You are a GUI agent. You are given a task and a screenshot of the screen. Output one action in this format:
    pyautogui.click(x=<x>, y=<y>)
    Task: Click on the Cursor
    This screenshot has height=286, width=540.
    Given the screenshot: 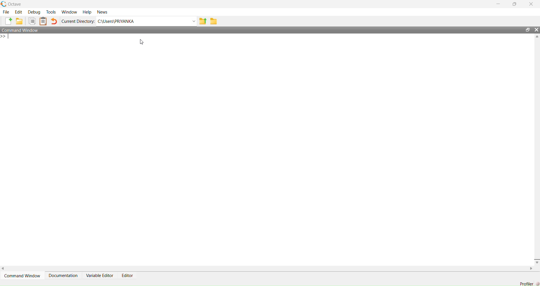 What is the action you would take?
    pyautogui.click(x=139, y=42)
    